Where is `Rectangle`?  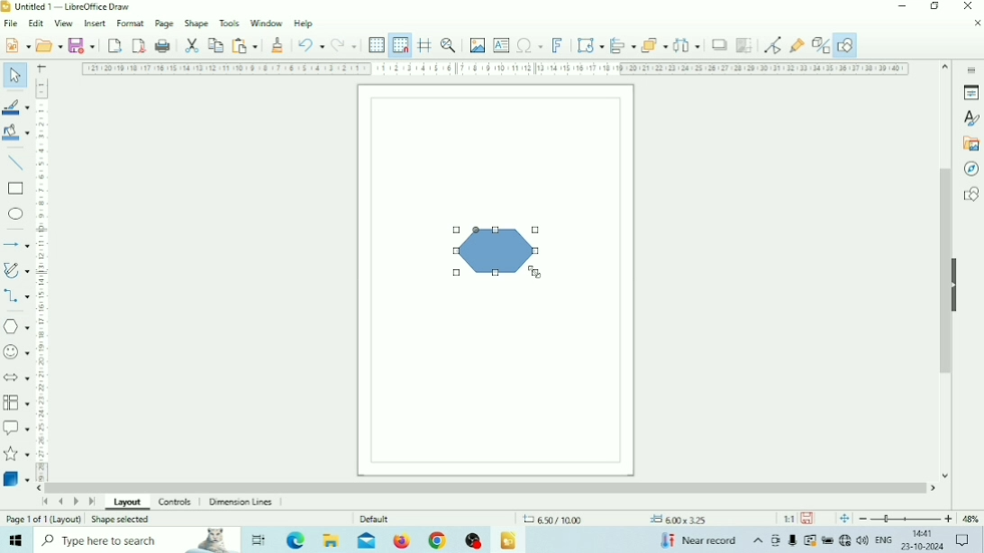
Rectangle is located at coordinates (15, 189).